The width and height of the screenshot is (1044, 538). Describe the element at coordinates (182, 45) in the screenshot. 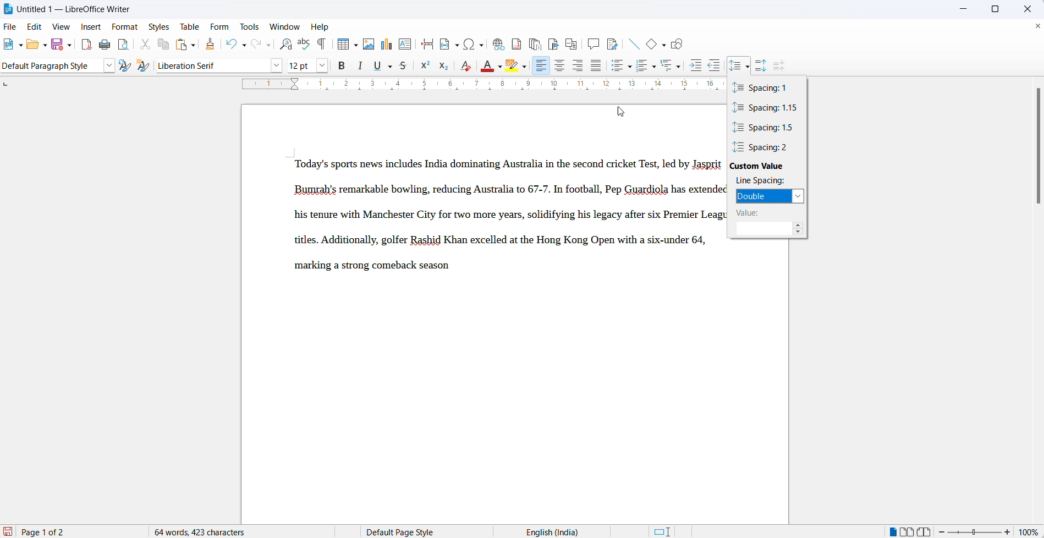

I see `paste` at that location.